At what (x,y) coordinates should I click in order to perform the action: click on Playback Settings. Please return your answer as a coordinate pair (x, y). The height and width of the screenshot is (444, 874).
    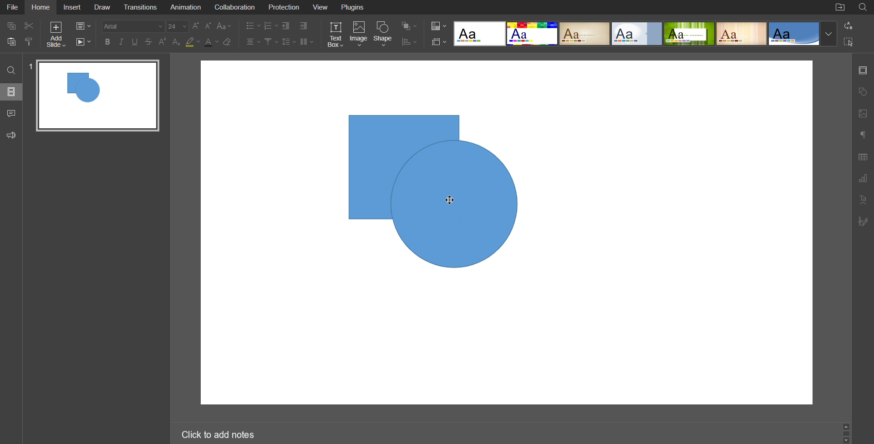
    Looking at the image, I should click on (82, 42).